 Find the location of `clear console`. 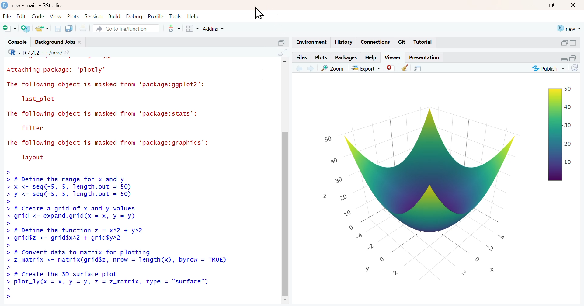

clear console is located at coordinates (282, 52).